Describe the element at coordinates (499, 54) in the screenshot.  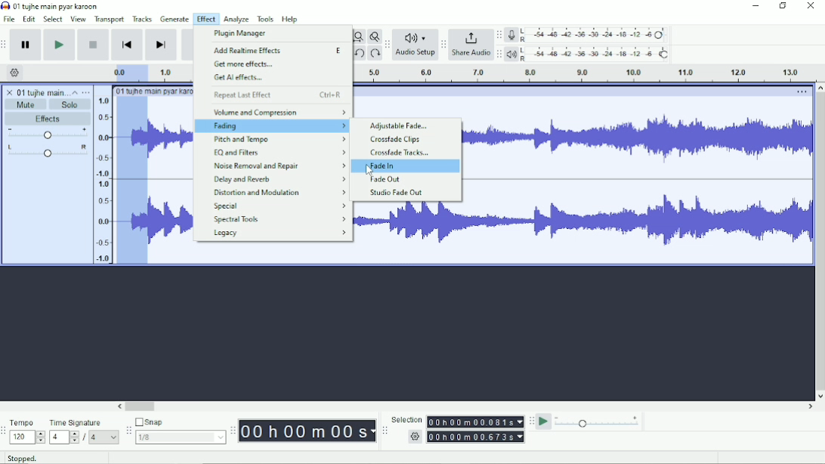
I see `Audacity playback meter toolbar` at that location.